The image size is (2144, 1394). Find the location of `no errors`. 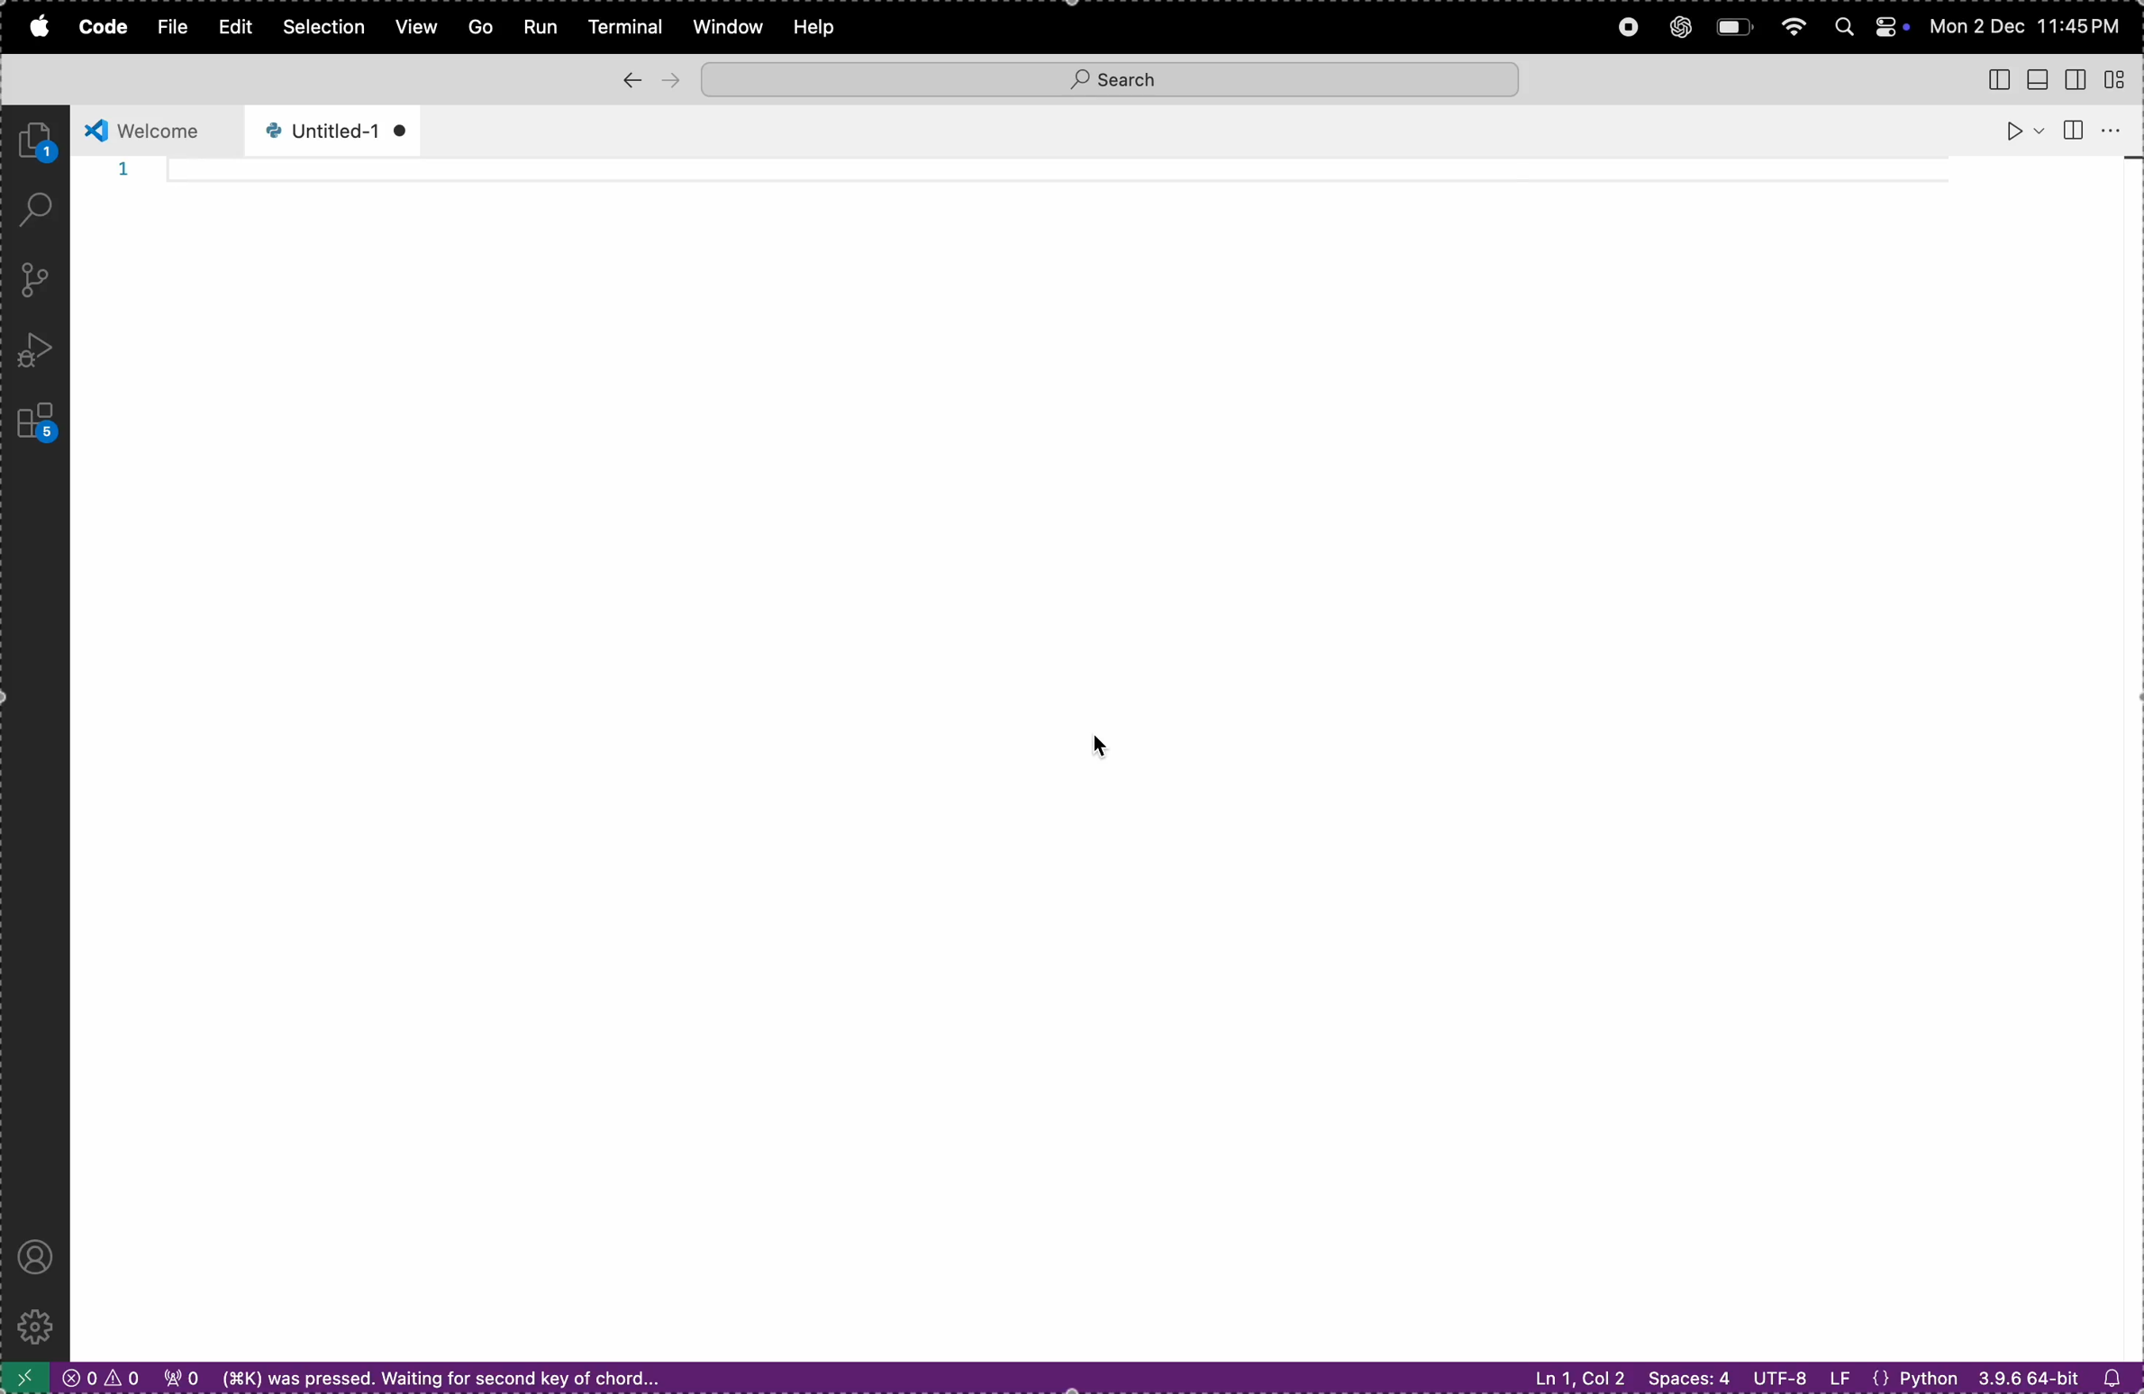

no errors is located at coordinates (97, 1379).